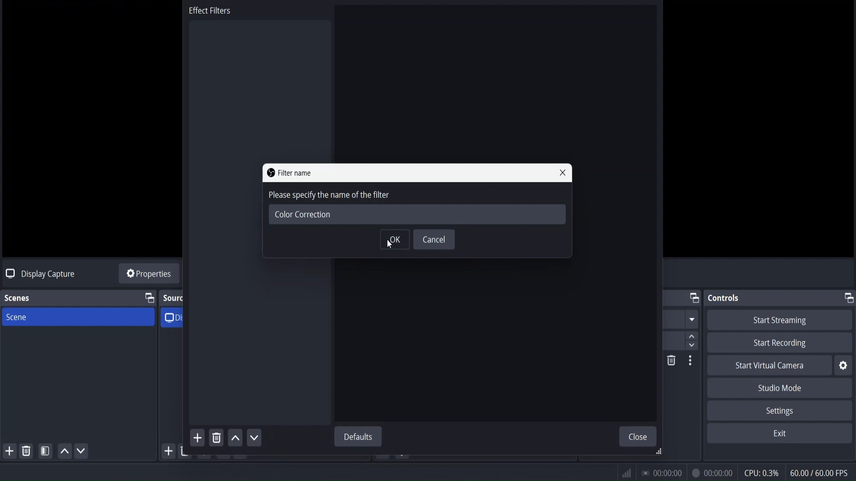  I want to click on add effect filter, so click(196, 438).